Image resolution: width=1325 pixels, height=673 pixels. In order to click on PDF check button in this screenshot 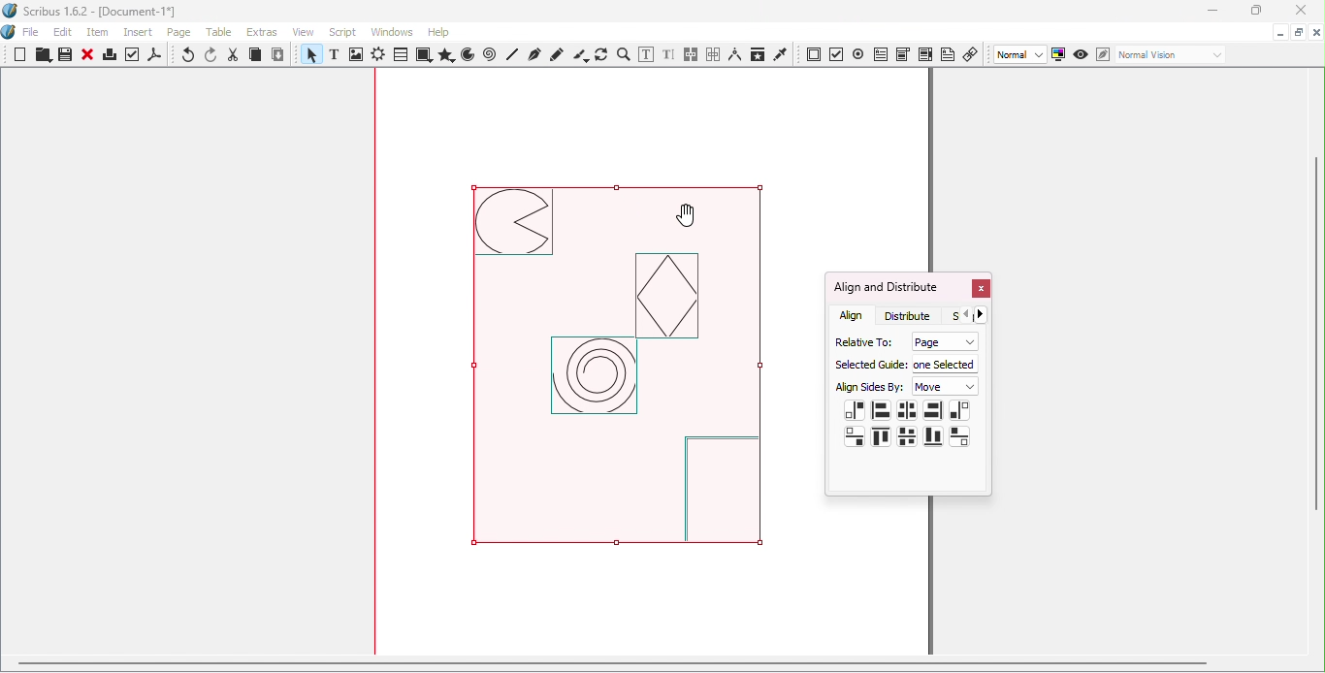, I will do `click(837, 53)`.